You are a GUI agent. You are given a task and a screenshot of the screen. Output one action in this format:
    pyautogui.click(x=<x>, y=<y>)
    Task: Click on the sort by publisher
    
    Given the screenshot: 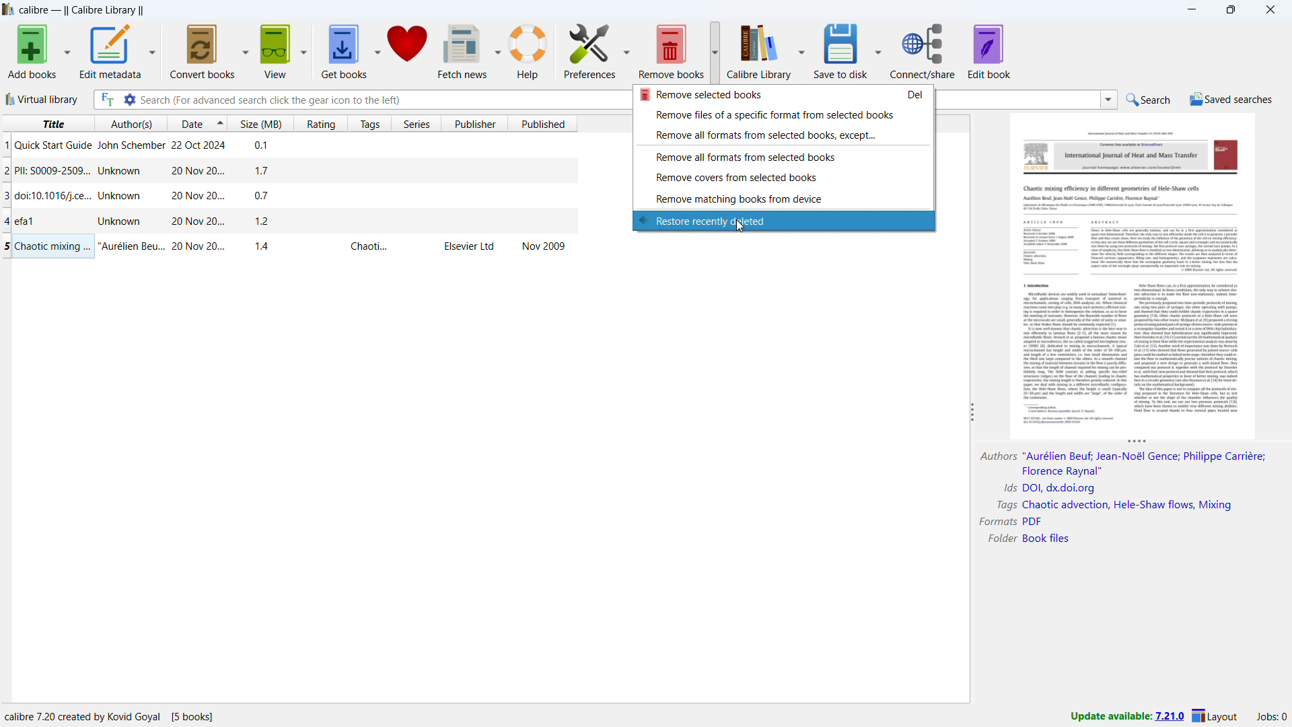 What is the action you would take?
    pyautogui.click(x=474, y=124)
    